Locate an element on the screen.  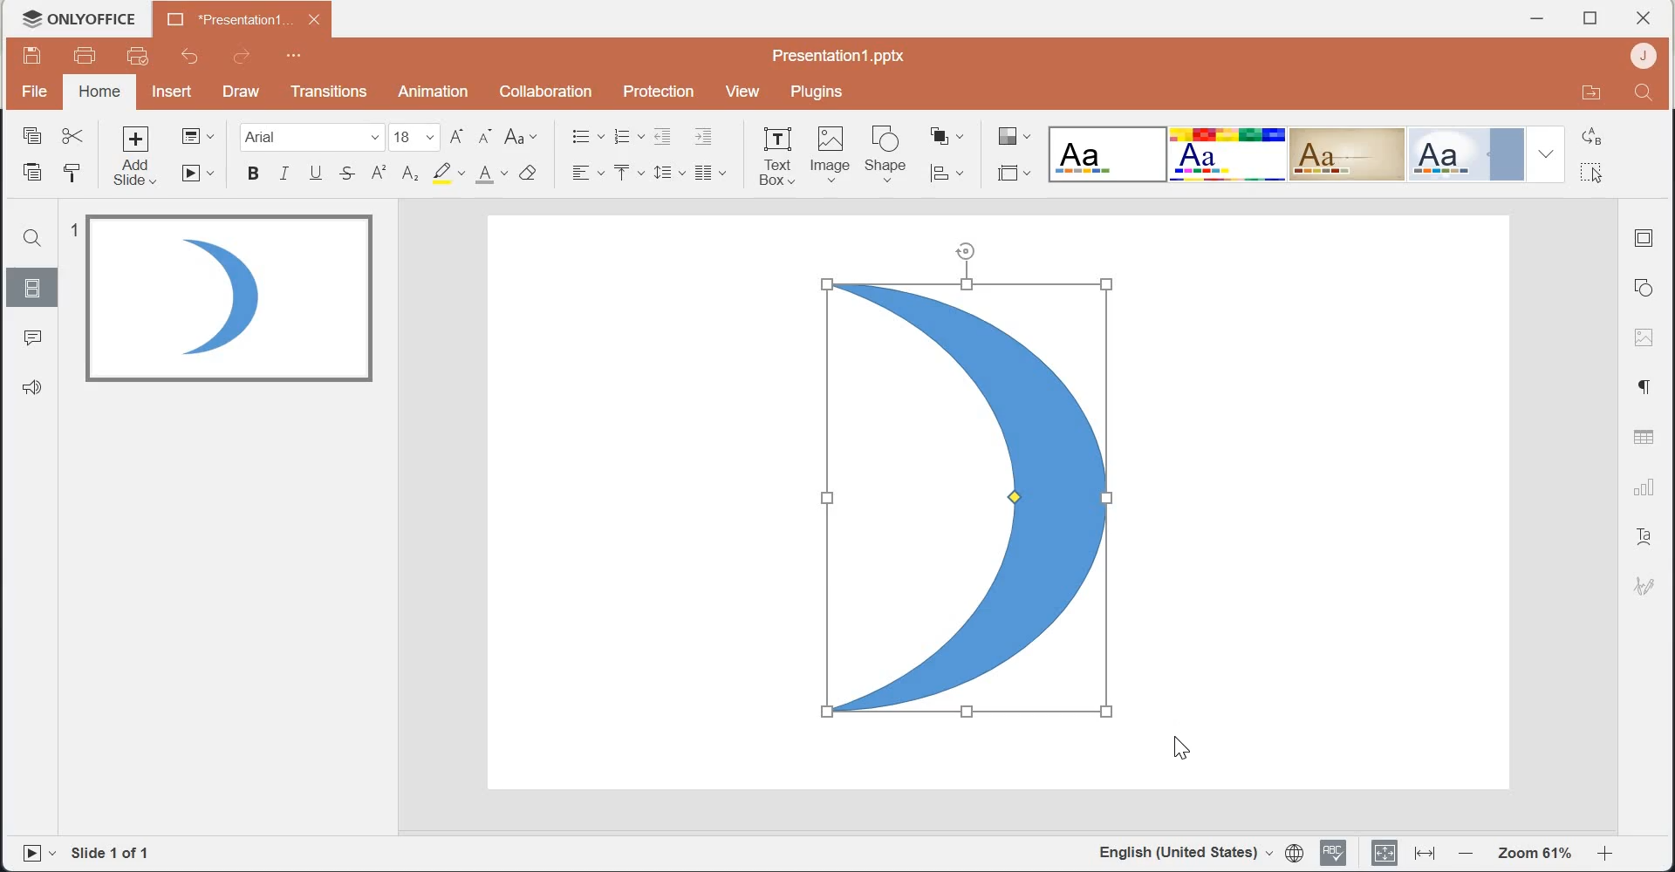
Bullets is located at coordinates (587, 134).